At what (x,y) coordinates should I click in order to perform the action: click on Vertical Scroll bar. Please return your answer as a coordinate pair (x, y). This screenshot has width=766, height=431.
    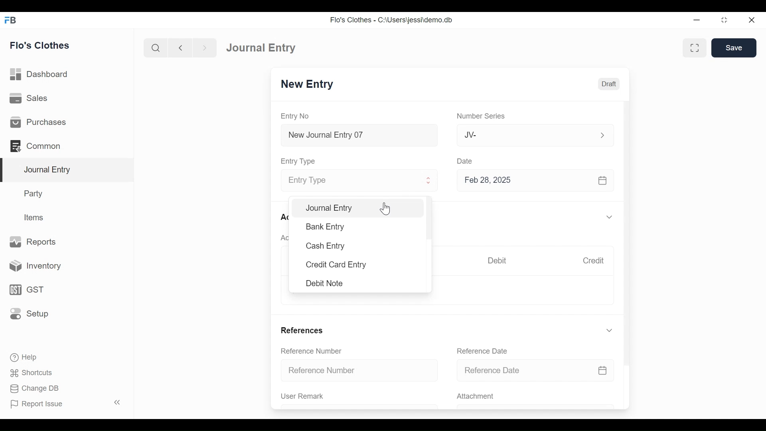
    Looking at the image, I should click on (628, 225).